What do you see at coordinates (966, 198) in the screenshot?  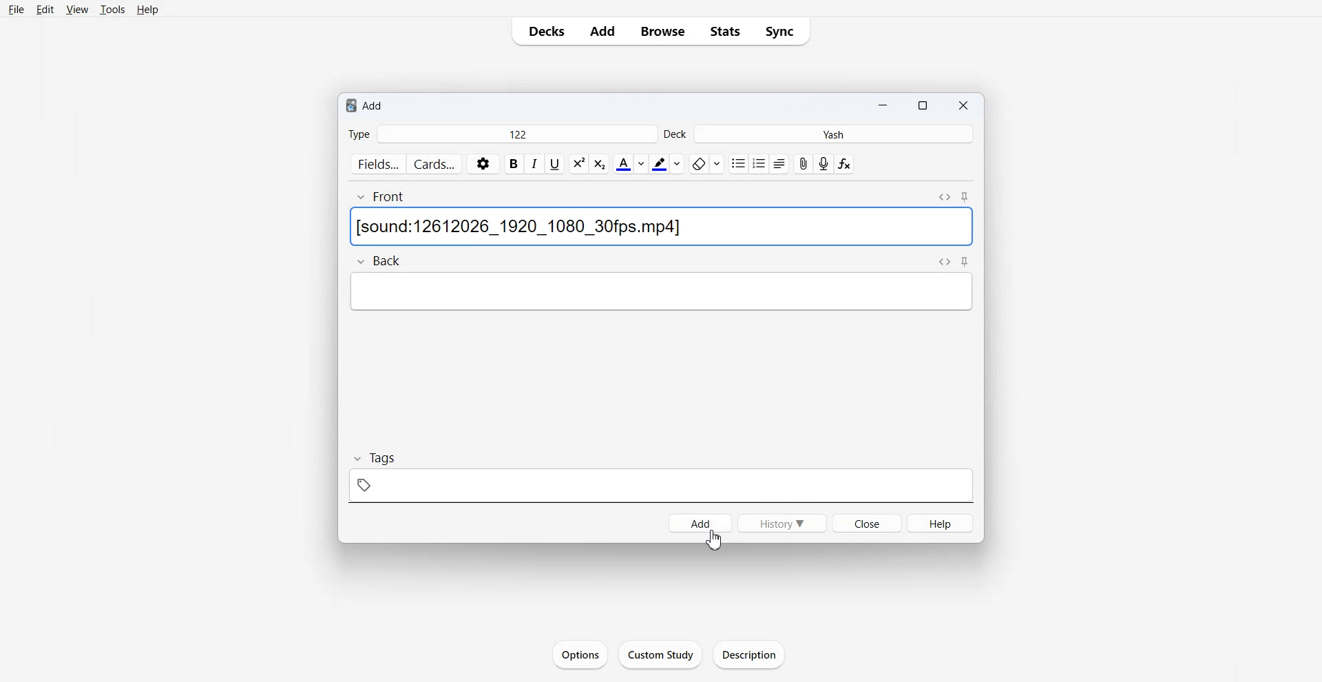 I see `Toggle sticky` at bounding box center [966, 198].